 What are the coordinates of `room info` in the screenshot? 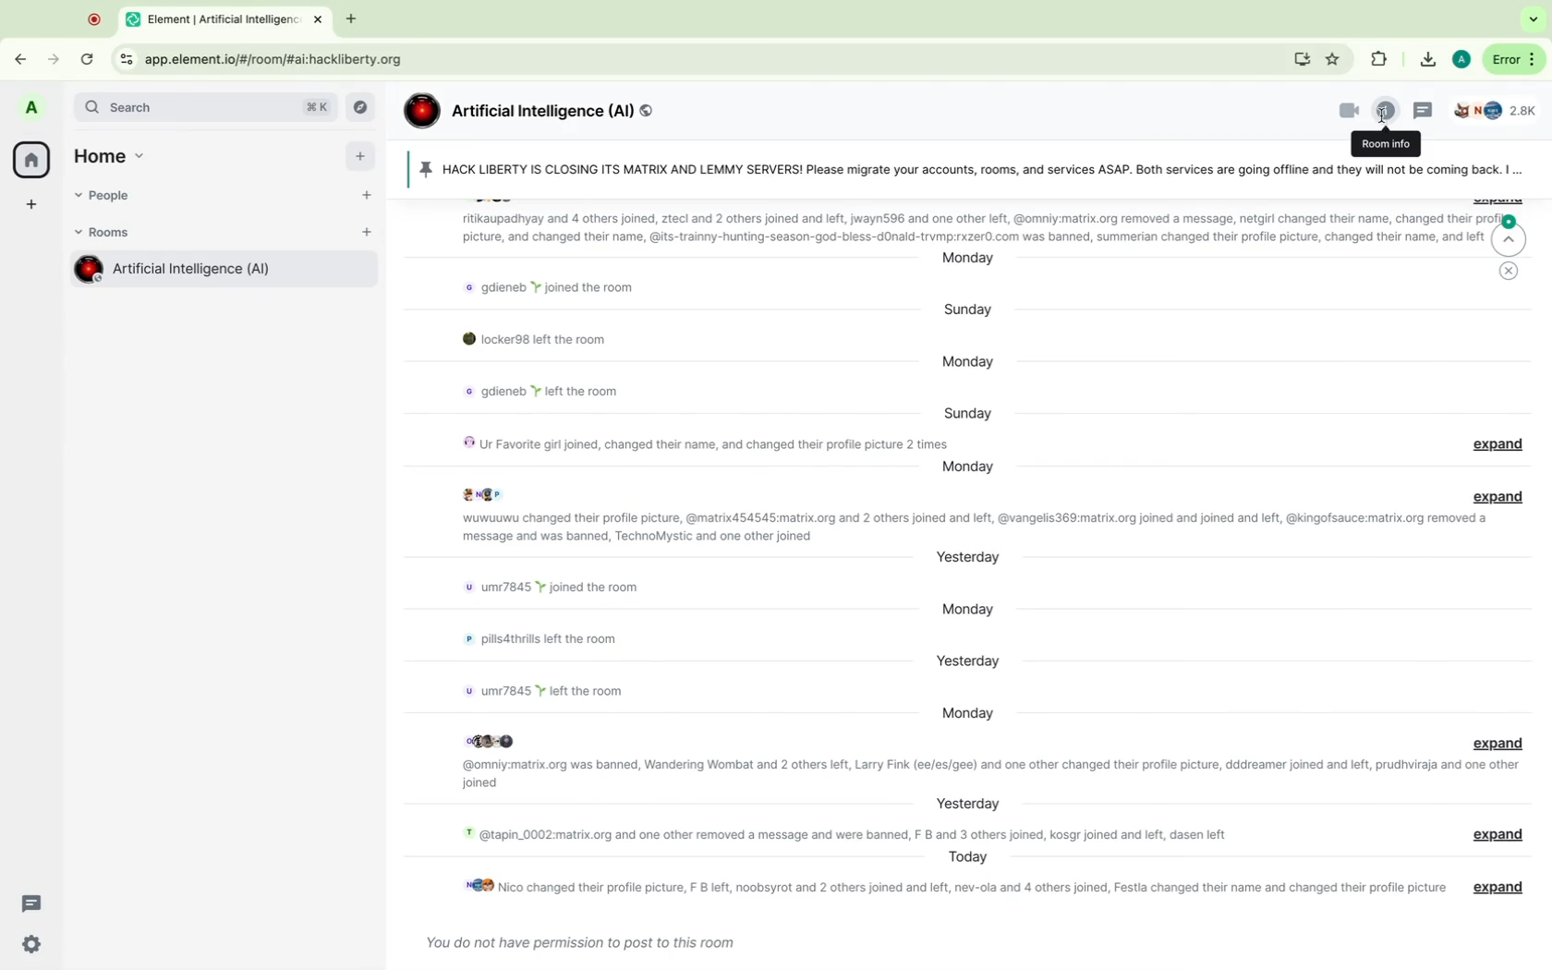 It's located at (1385, 110).